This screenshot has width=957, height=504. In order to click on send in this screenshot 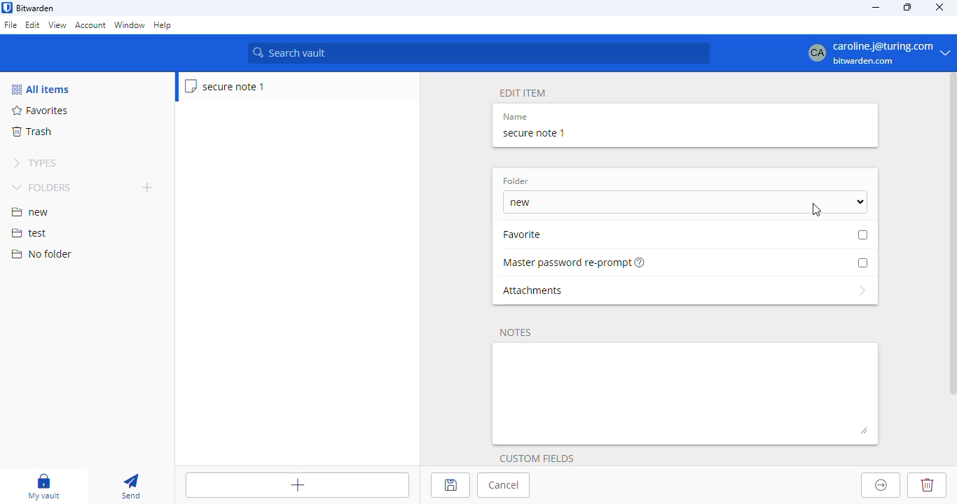, I will do `click(131, 487)`.